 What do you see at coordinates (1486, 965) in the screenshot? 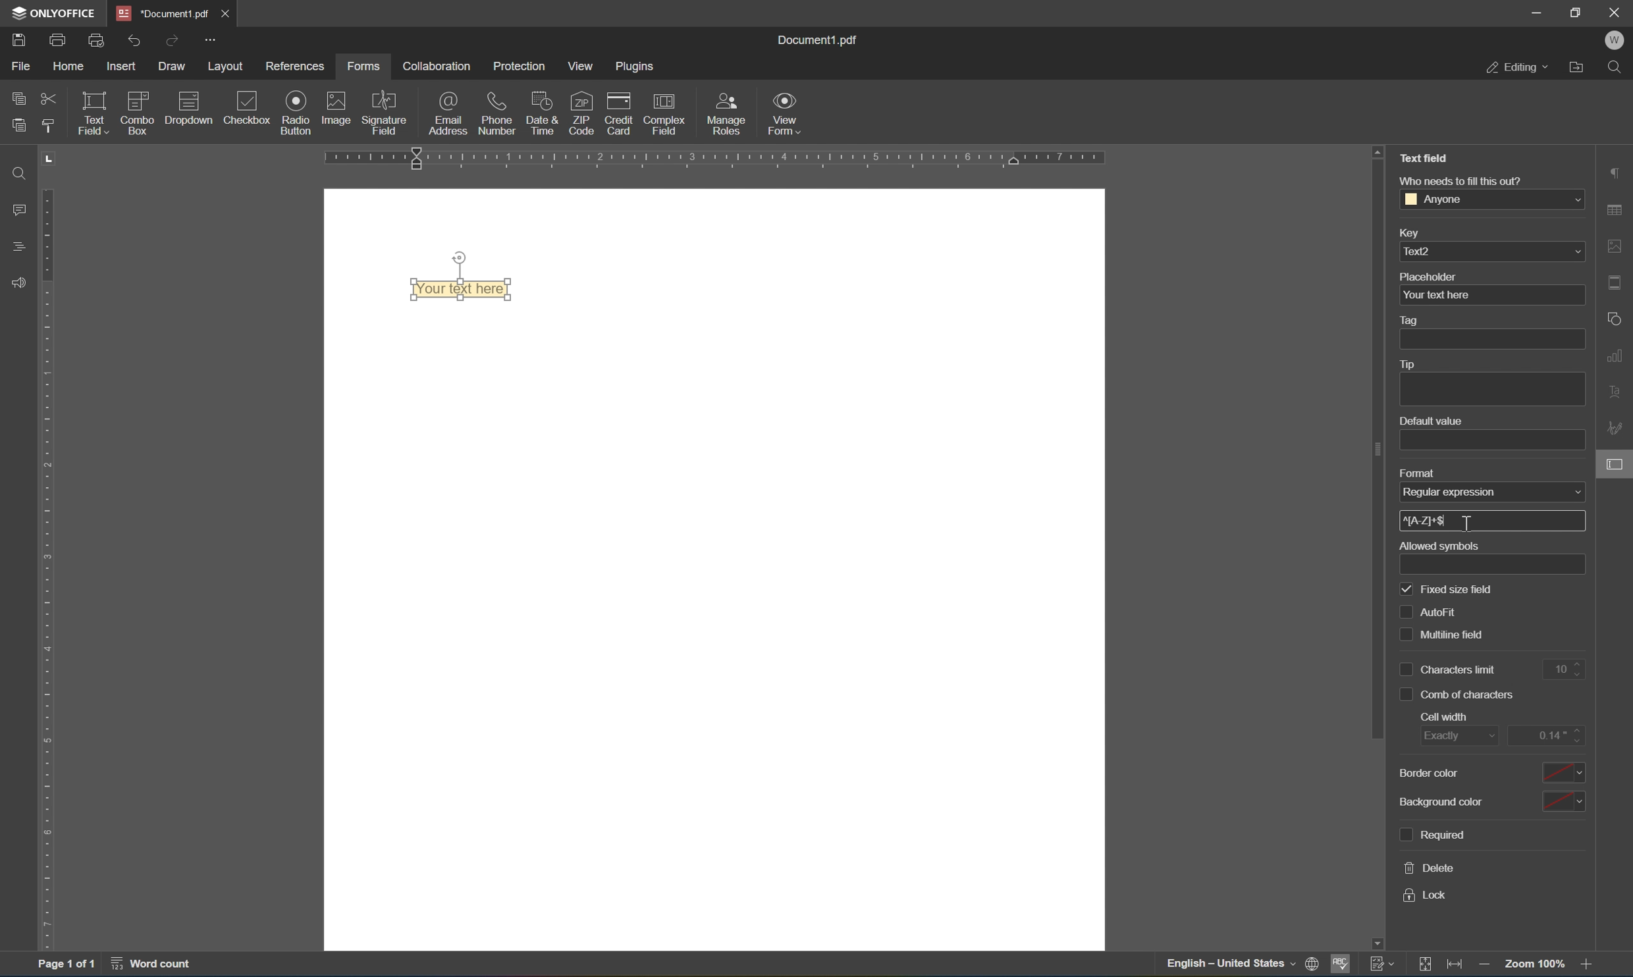
I see `zoom out` at bounding box center [1486, 965].